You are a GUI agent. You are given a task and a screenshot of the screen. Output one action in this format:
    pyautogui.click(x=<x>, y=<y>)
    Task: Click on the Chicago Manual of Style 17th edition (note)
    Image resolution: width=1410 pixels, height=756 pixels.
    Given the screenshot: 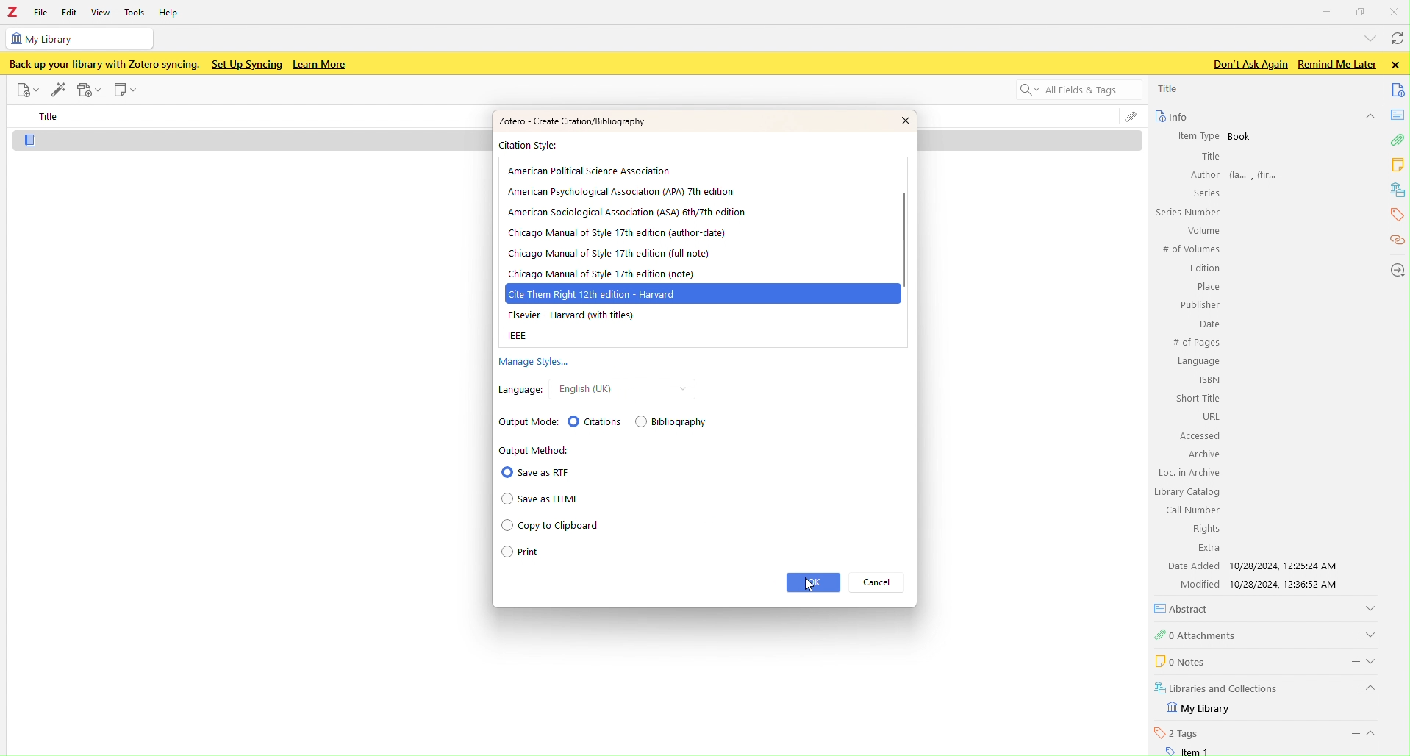 What is the action you would take?
    pyautogui.click(x=600, y=274)
    